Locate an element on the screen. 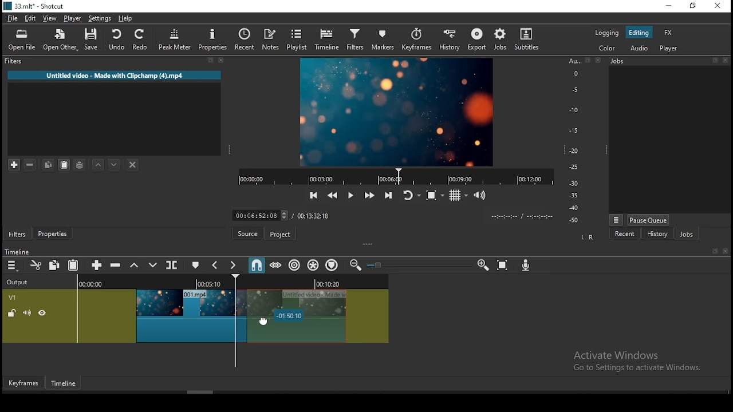 The height and width of the screenshot is (412, 733). scroll bar is located at coordinates (201, 391).